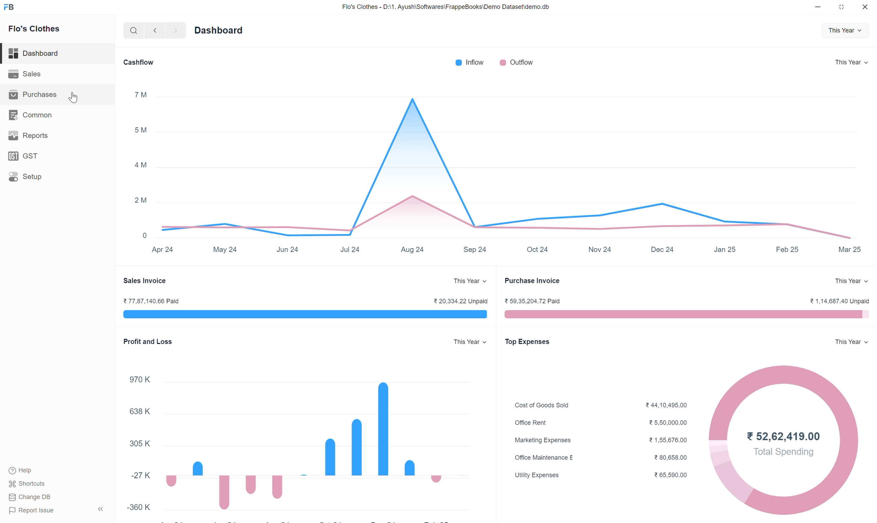  I want to click on Paid and Unpaid Purchase invoice range, so click(687, 314).